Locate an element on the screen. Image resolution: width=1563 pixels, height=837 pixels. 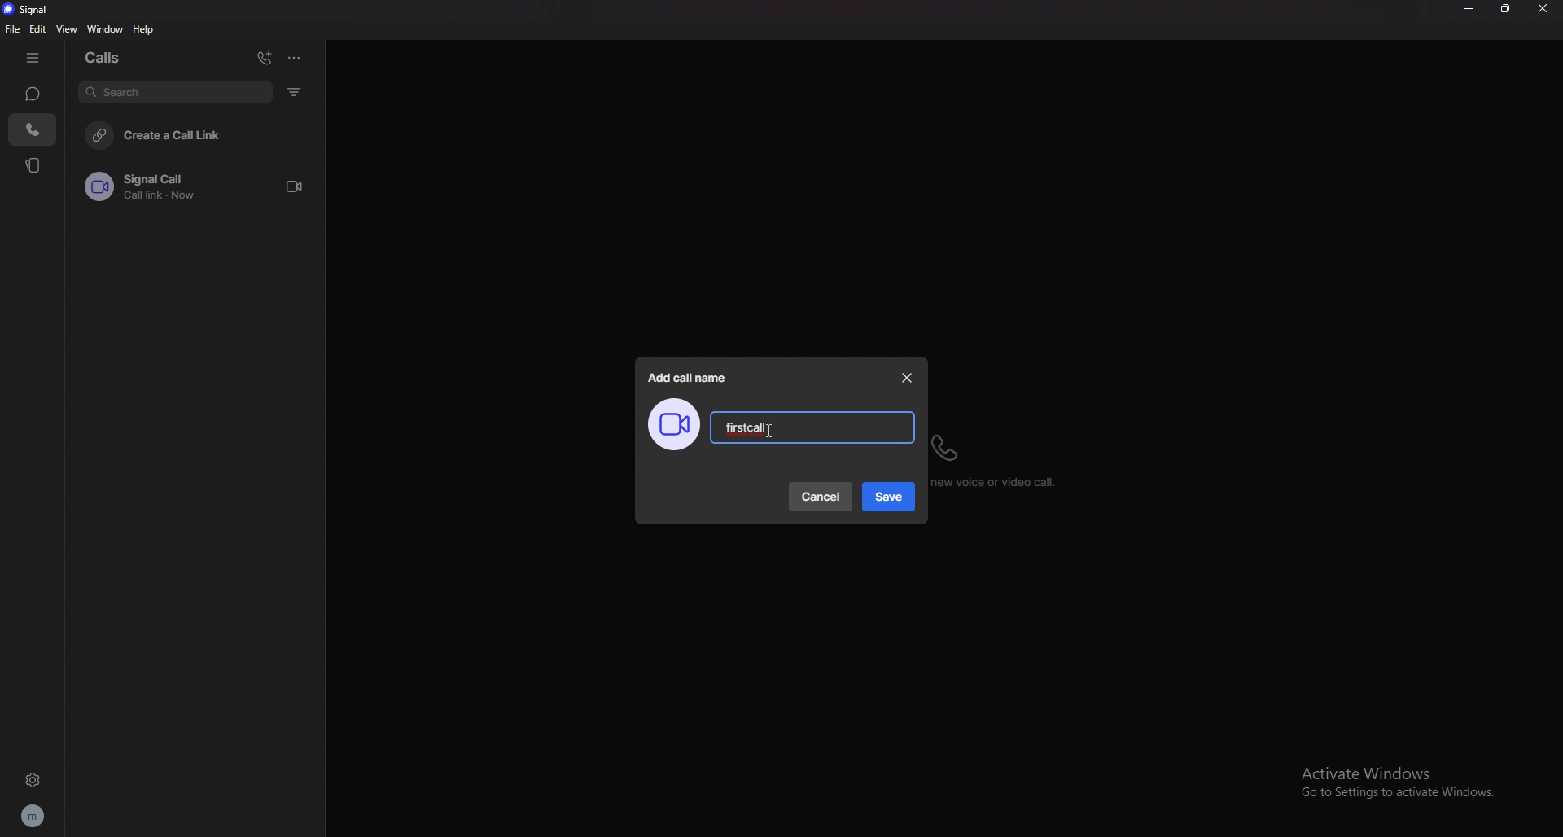
settings is located at coordinates (33, 779).